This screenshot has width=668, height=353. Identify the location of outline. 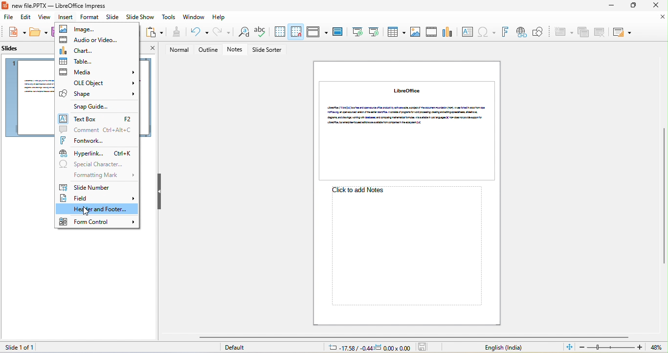
(208, 50).